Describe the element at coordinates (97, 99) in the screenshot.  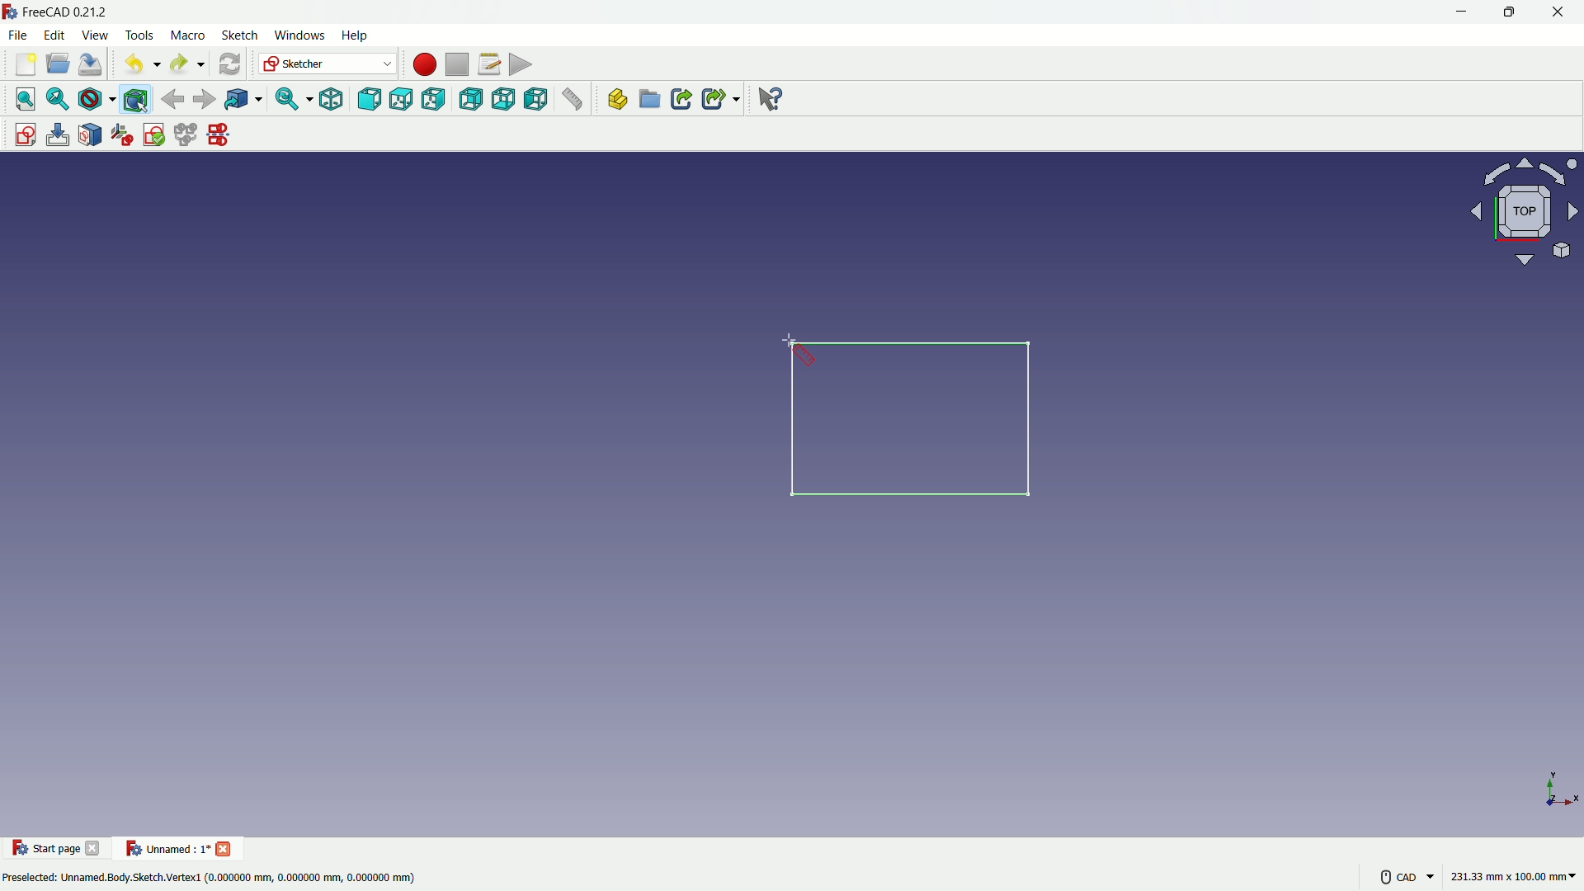
I see `draw style` at that location.